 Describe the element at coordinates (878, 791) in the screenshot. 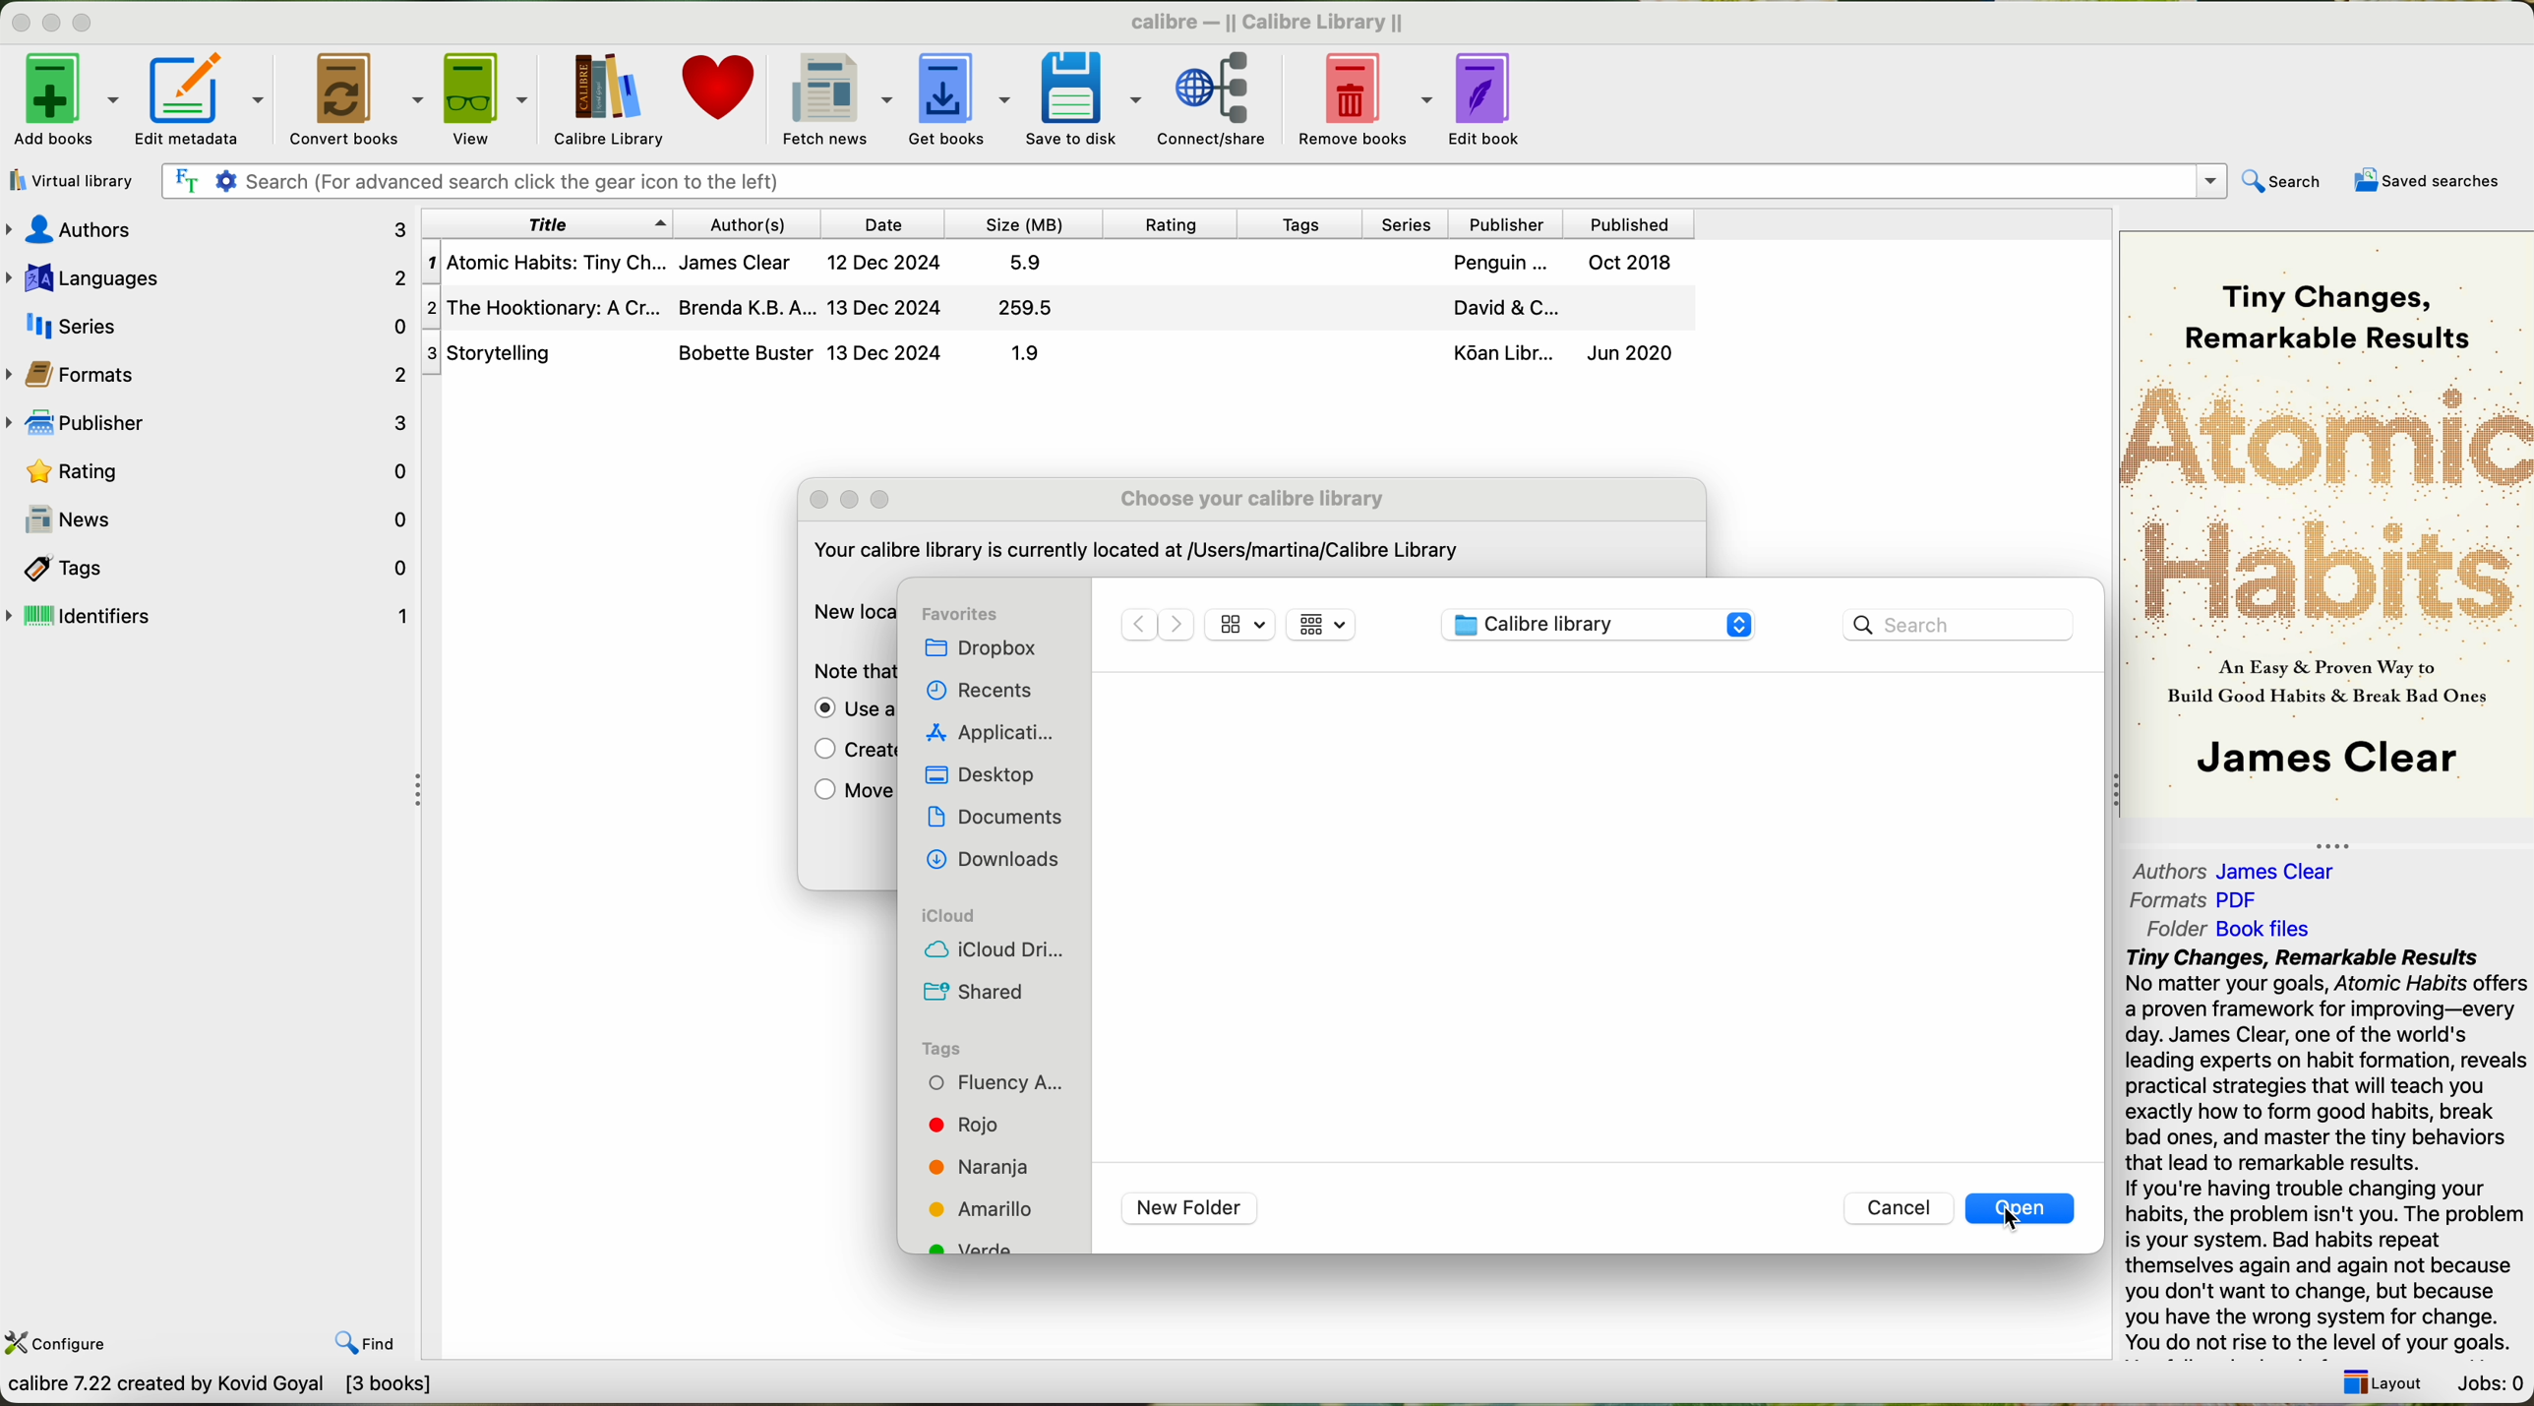

I see `move the current library to new location` at that location.